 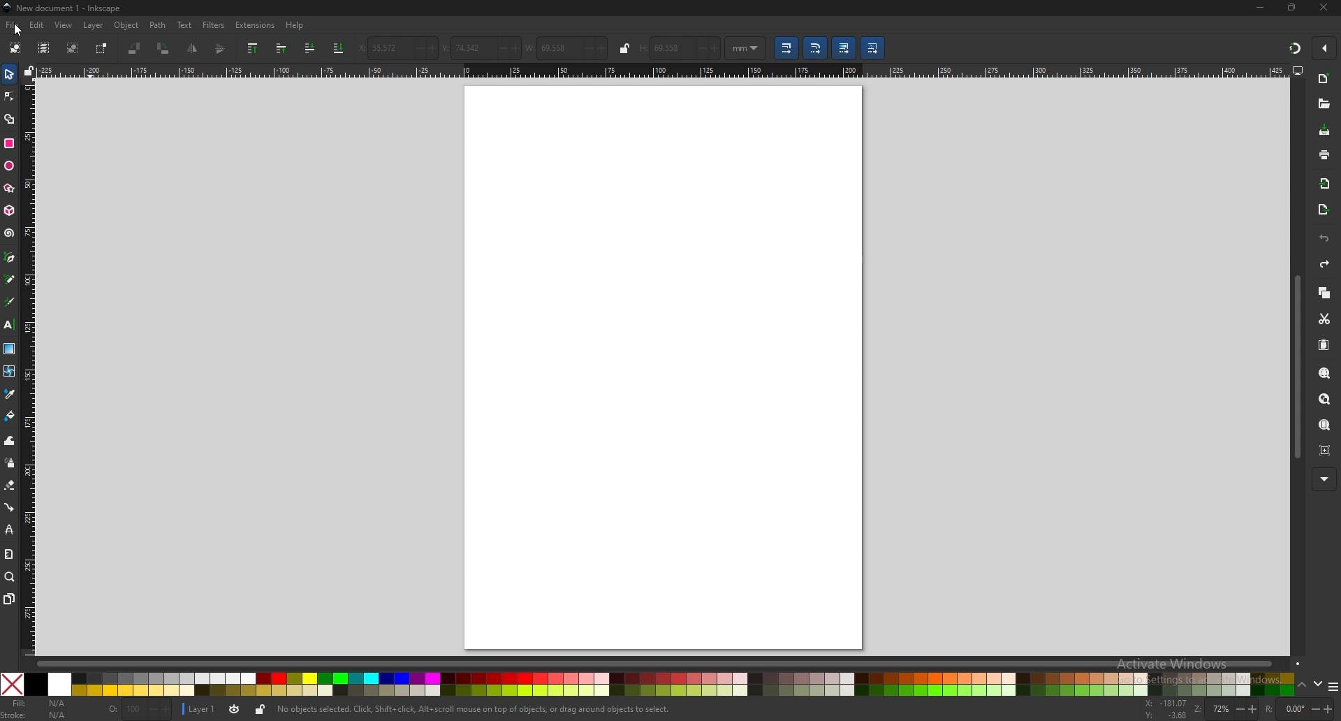 What do you see at coordinates (10, 323) in the screenshot?
I see `text` at bounding box center [10, 323].